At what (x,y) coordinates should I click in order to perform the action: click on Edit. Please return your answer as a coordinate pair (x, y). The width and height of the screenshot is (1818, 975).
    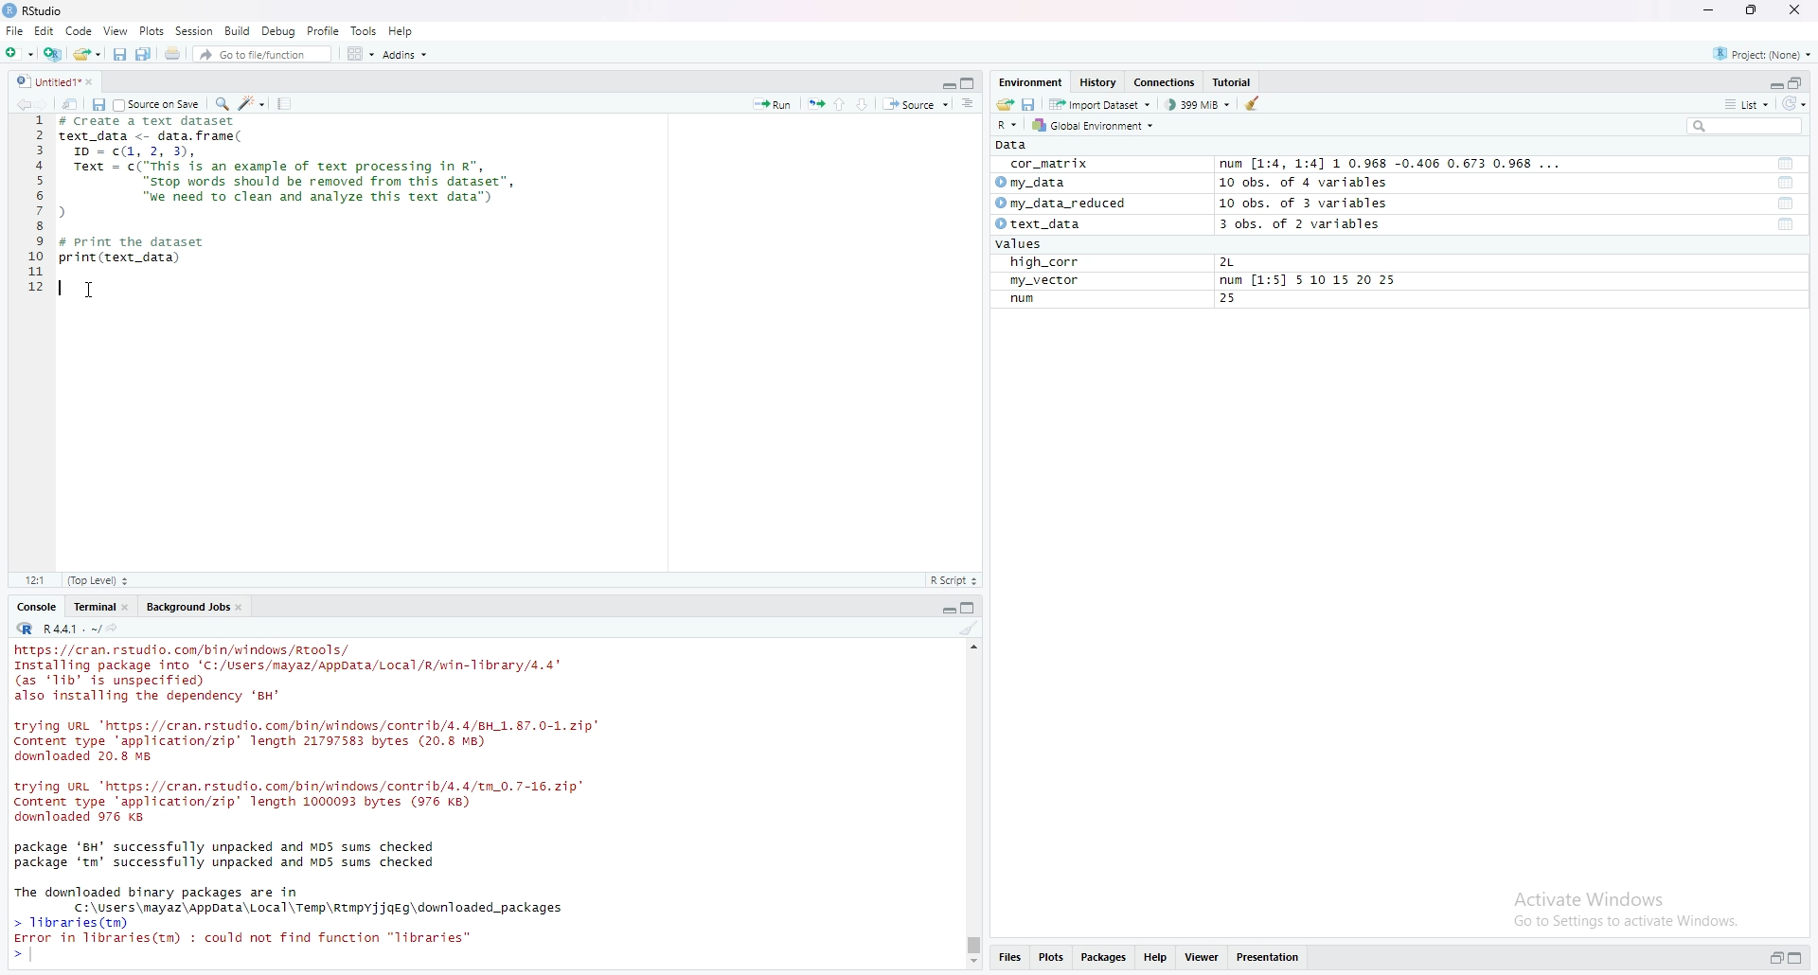
    Looking at the image, I should click on (43, 30).